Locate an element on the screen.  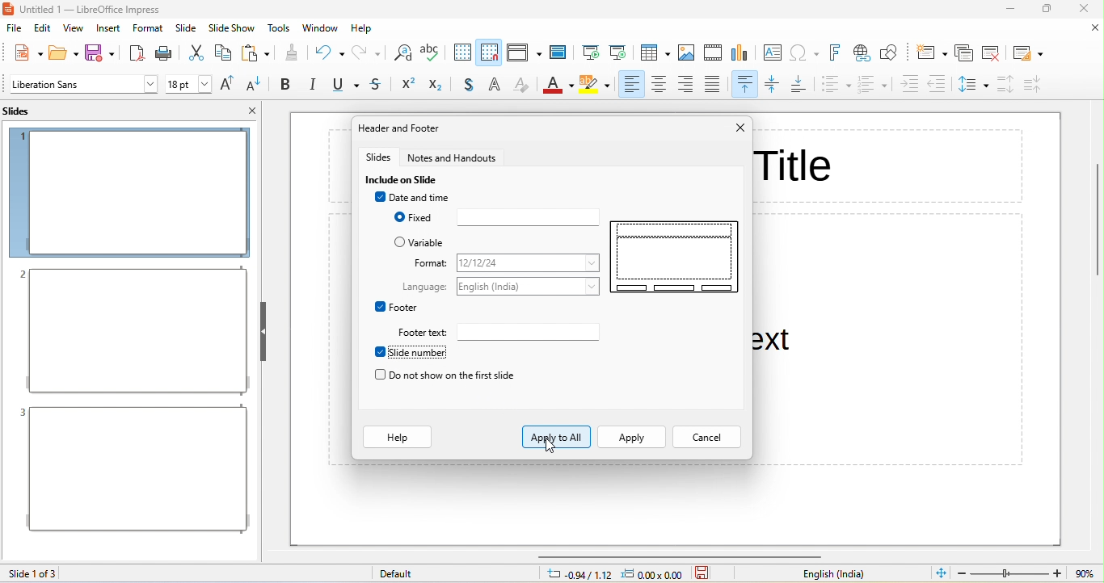
view is located at coordinates (73, 31).